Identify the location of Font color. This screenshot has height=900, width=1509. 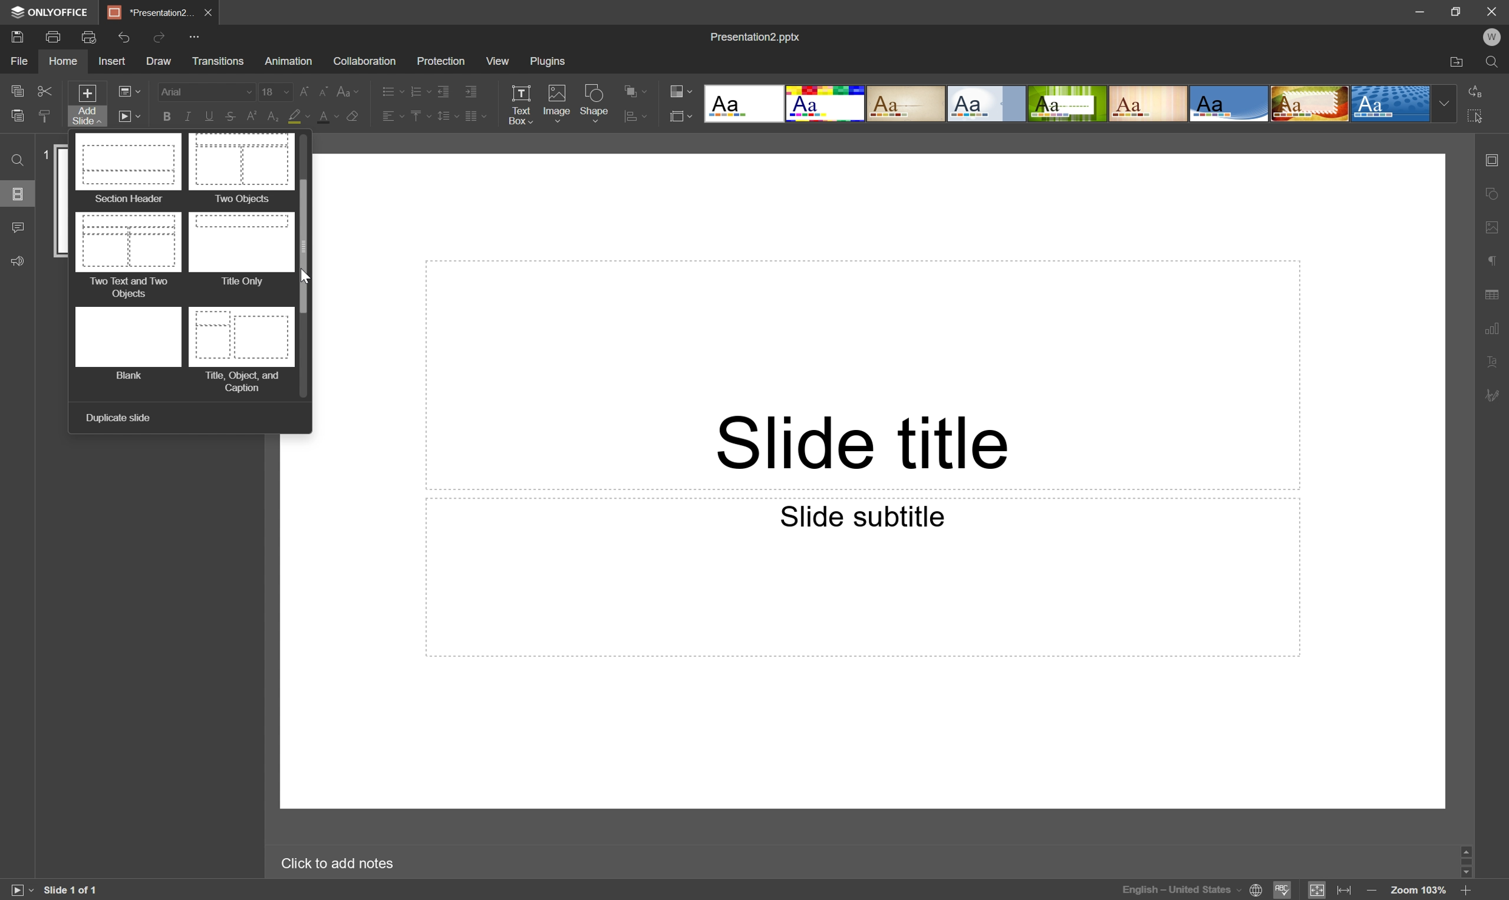
(325, 114).